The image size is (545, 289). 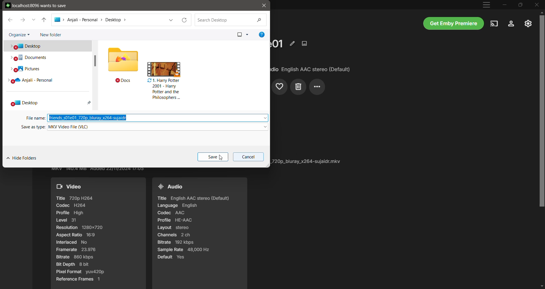 I want to click on Set the File Name, so click(x=158, y=118).